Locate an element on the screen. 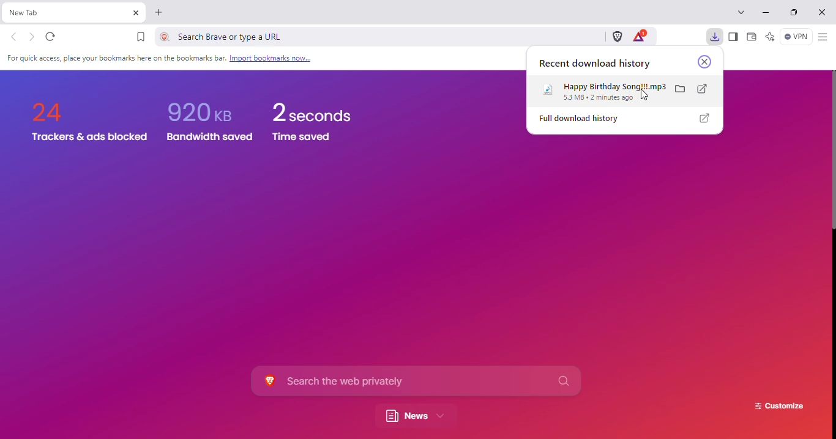 The image size is (836, 439). downloads is located at coordinates (715, 37).